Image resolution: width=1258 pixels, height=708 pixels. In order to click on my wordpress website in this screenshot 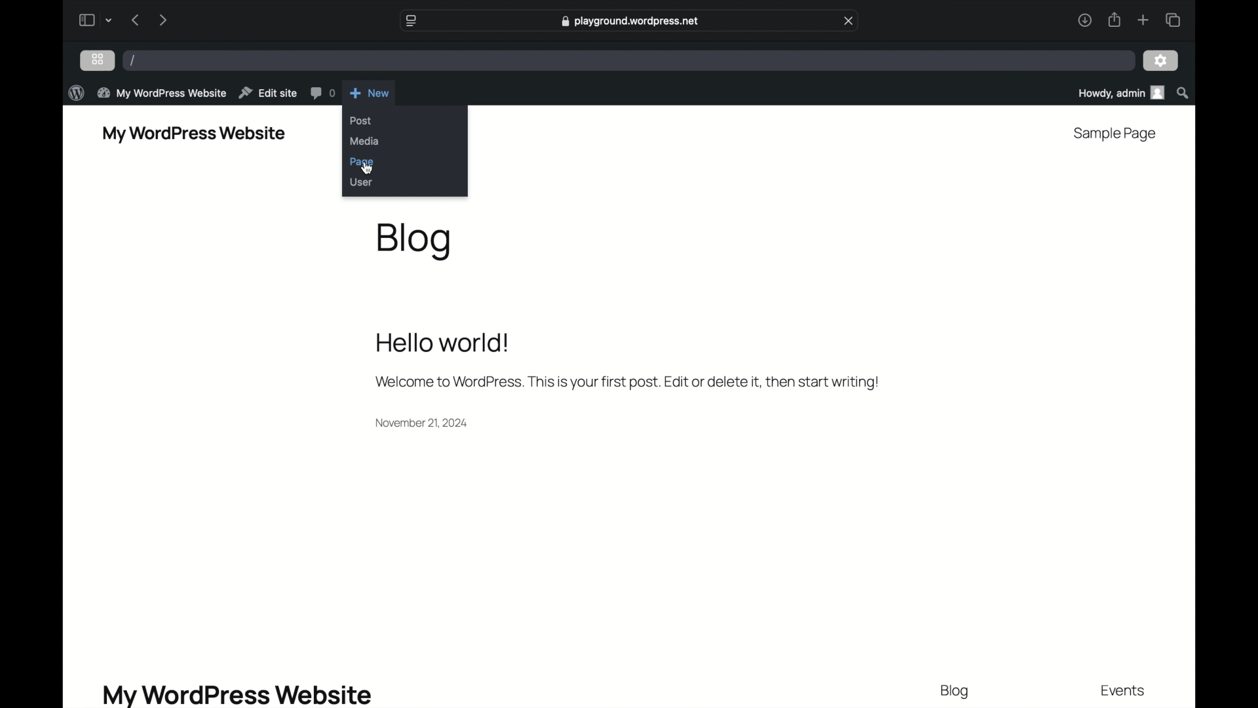, I will do `click(237, 694)`.